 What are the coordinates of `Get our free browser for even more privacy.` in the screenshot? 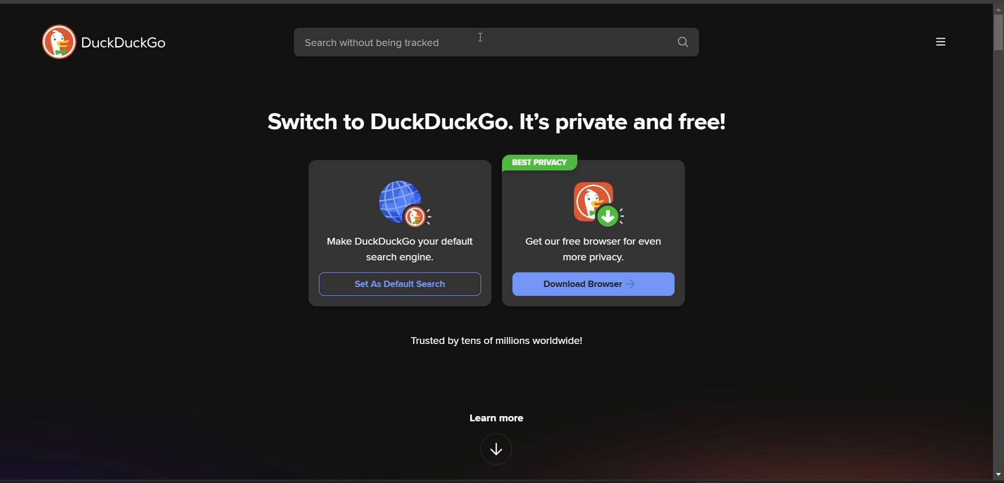 It's located at (593, 250).